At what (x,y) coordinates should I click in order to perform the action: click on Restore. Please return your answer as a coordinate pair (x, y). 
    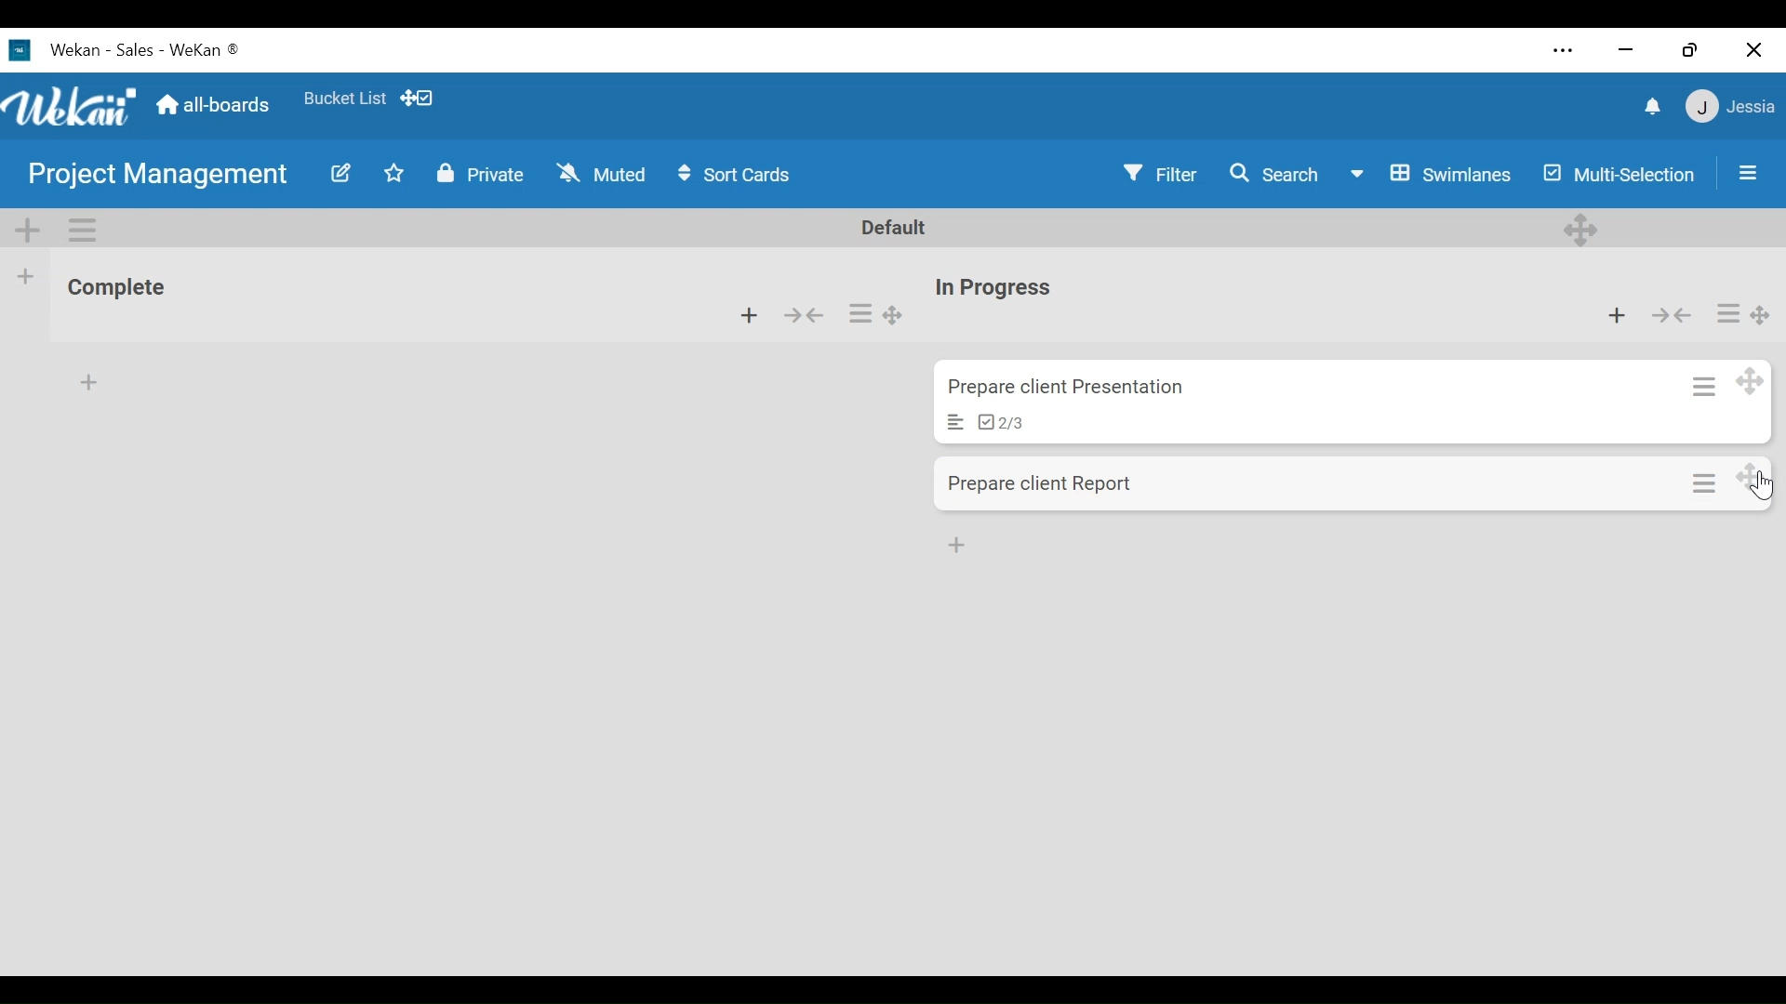
    Looking at the image, I should click on (1685, 46).